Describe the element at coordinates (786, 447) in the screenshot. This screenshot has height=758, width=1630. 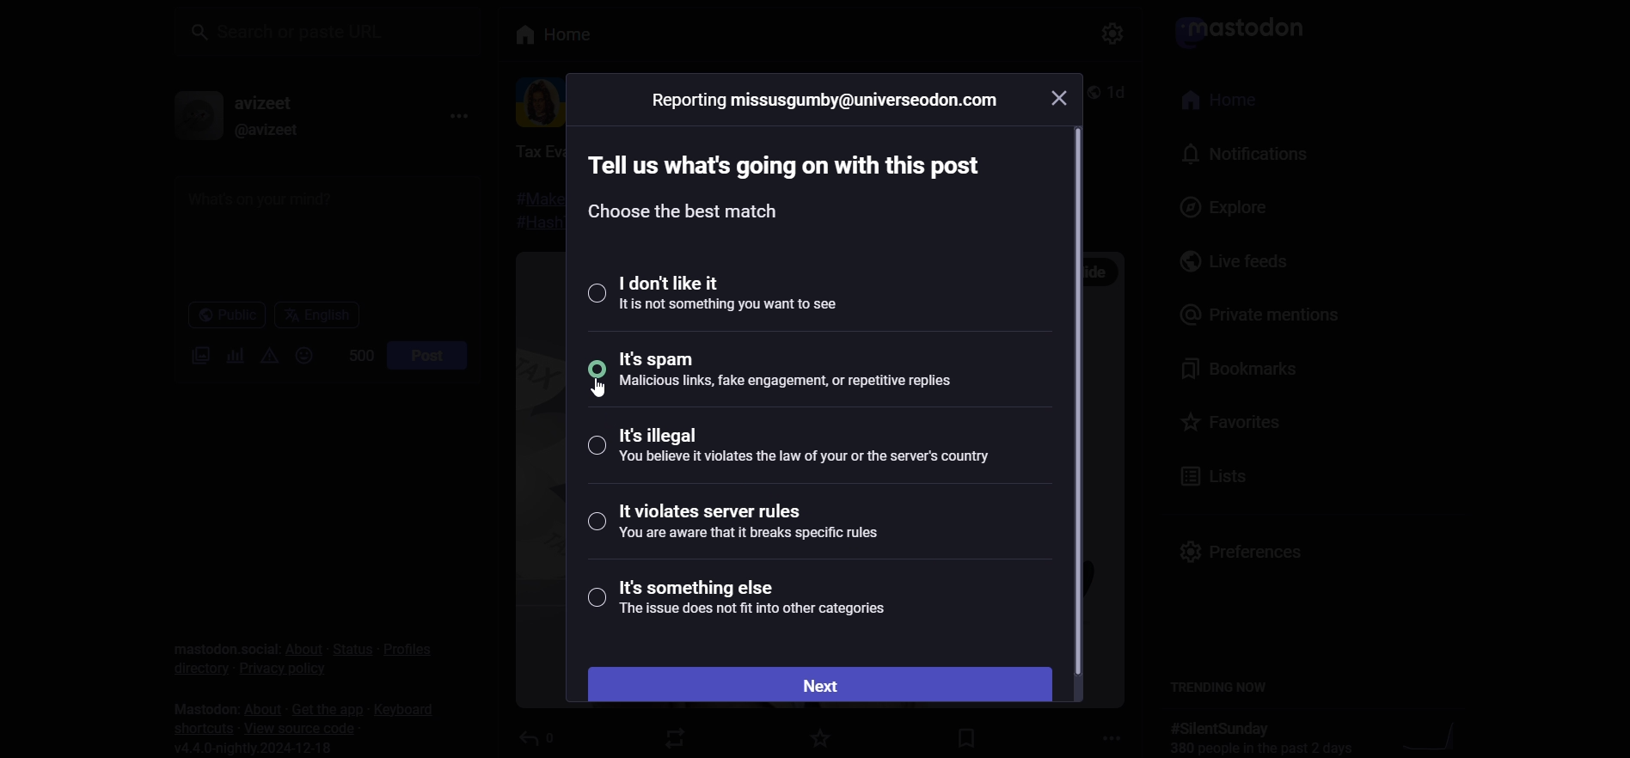
I see `illegal` at that location.